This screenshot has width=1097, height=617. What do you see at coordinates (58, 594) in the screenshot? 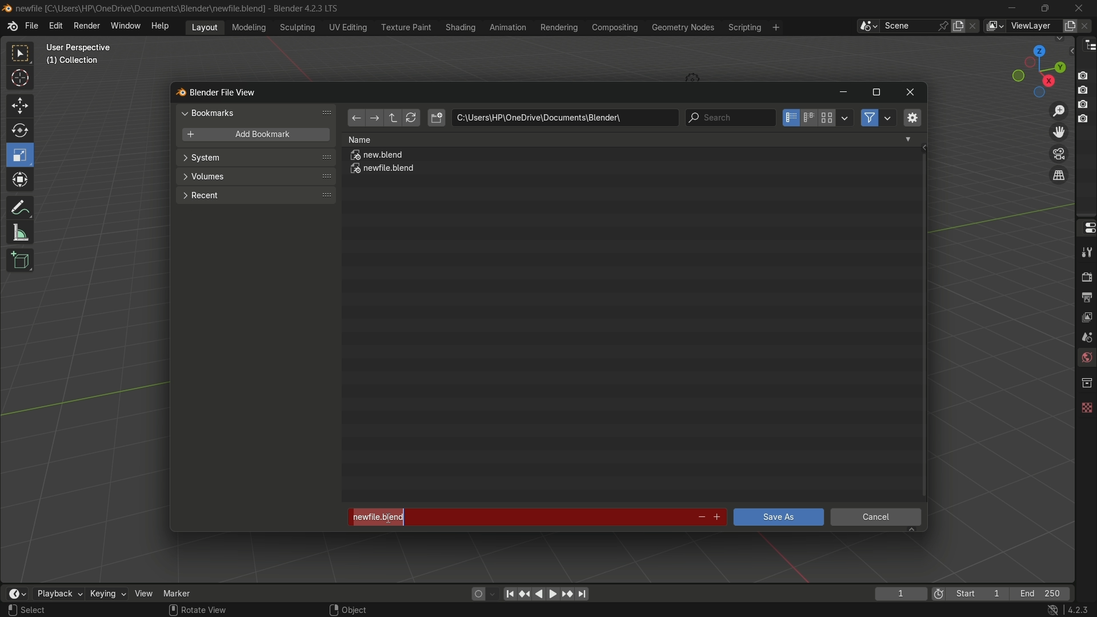
I see `playback` at bounding box center [58, 594].